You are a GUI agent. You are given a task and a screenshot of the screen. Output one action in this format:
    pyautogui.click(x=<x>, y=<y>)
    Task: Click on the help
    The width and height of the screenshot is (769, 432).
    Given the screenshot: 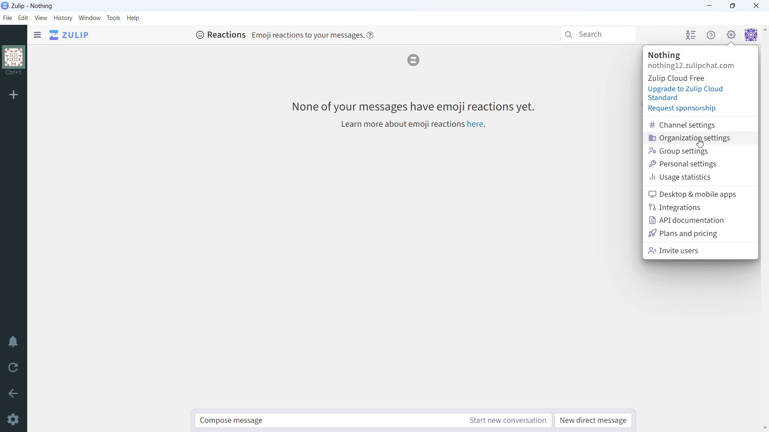 What is the action you would take?
    pyautogui.click(x=370, y=34)
    